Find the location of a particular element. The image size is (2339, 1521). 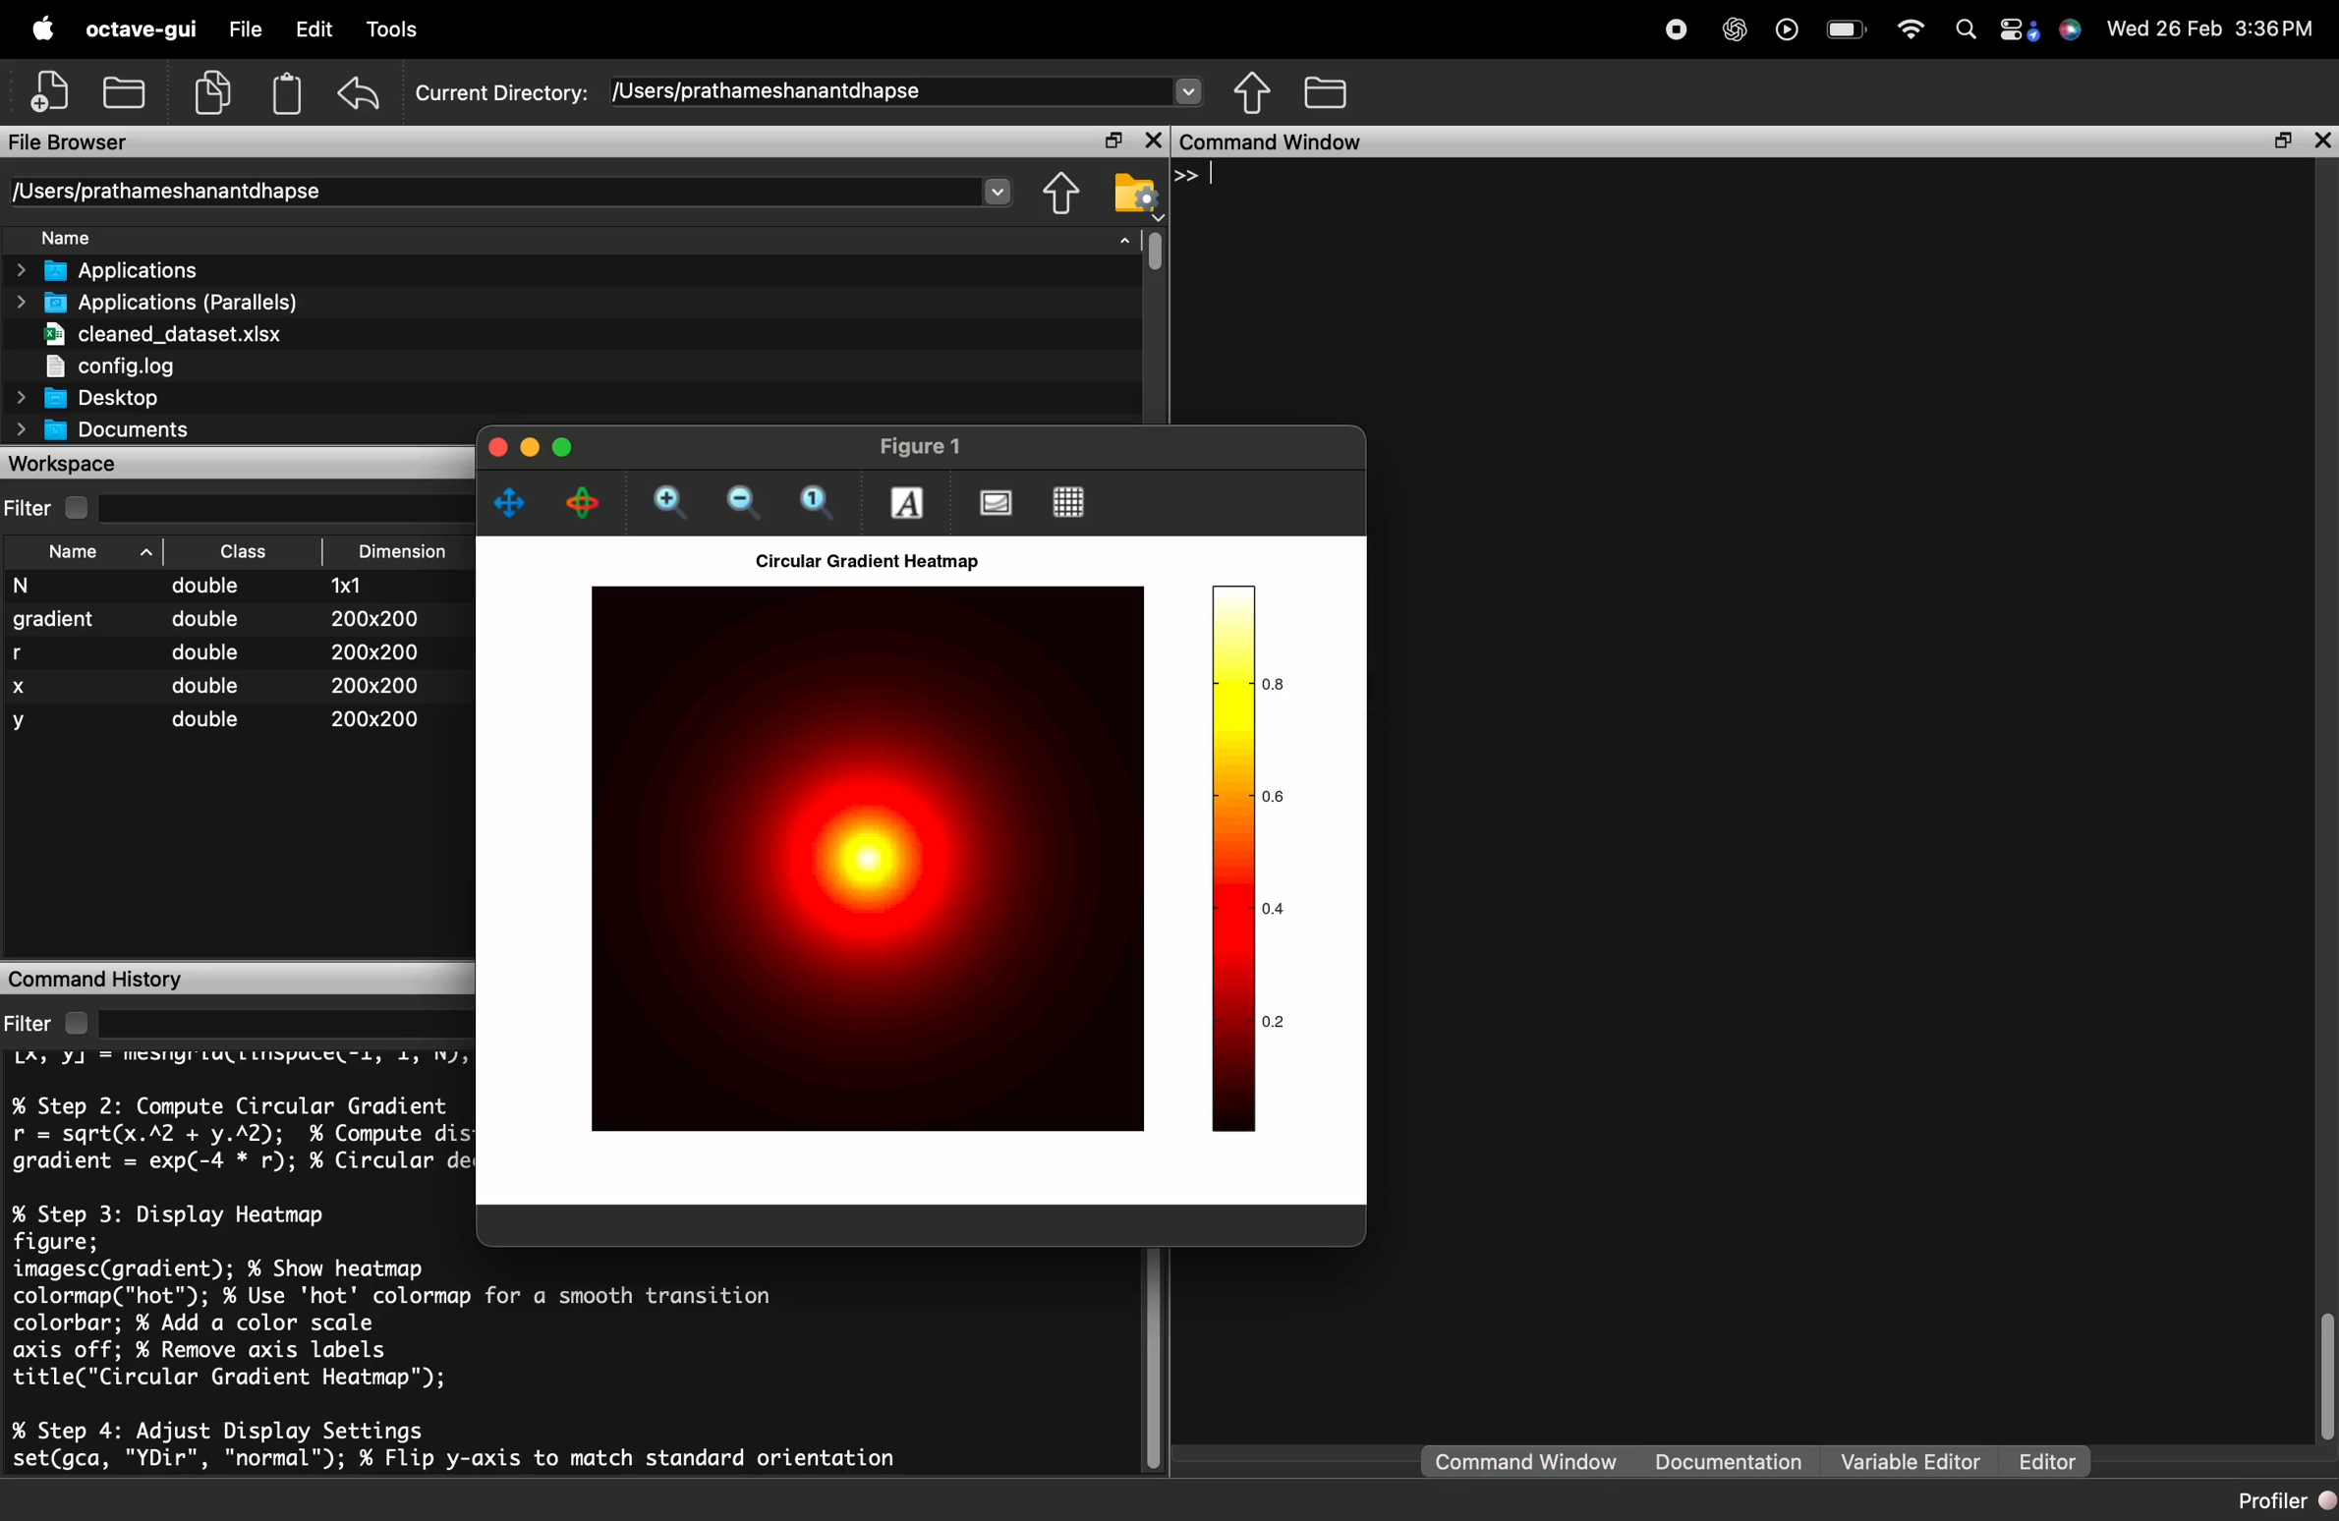

One directory up is located at coordinates (1324, 93).